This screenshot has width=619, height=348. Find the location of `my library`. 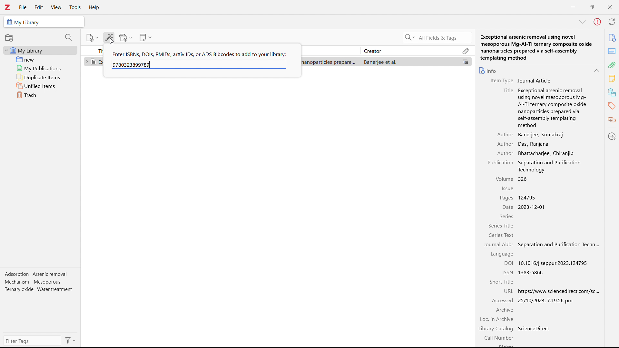

my library is located at coordinates (40, 50).